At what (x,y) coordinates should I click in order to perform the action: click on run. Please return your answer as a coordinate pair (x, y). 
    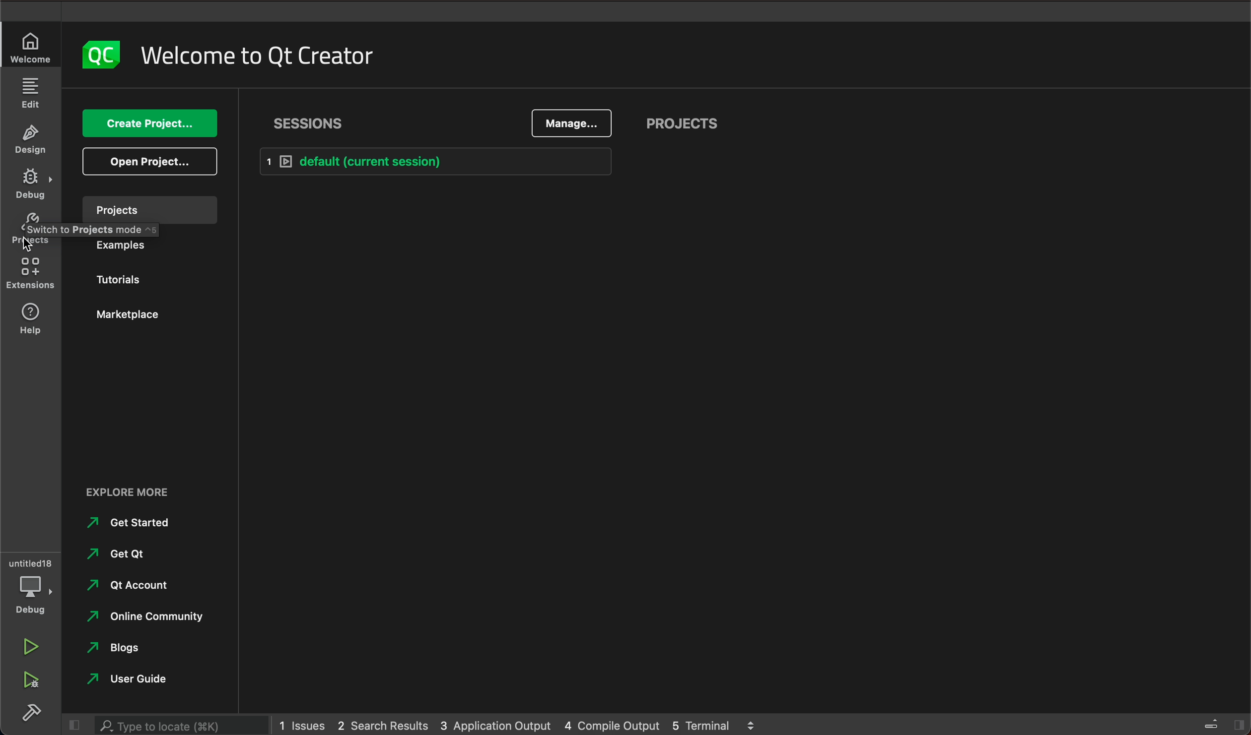
    Looking at the image, I should click on (31, 646).